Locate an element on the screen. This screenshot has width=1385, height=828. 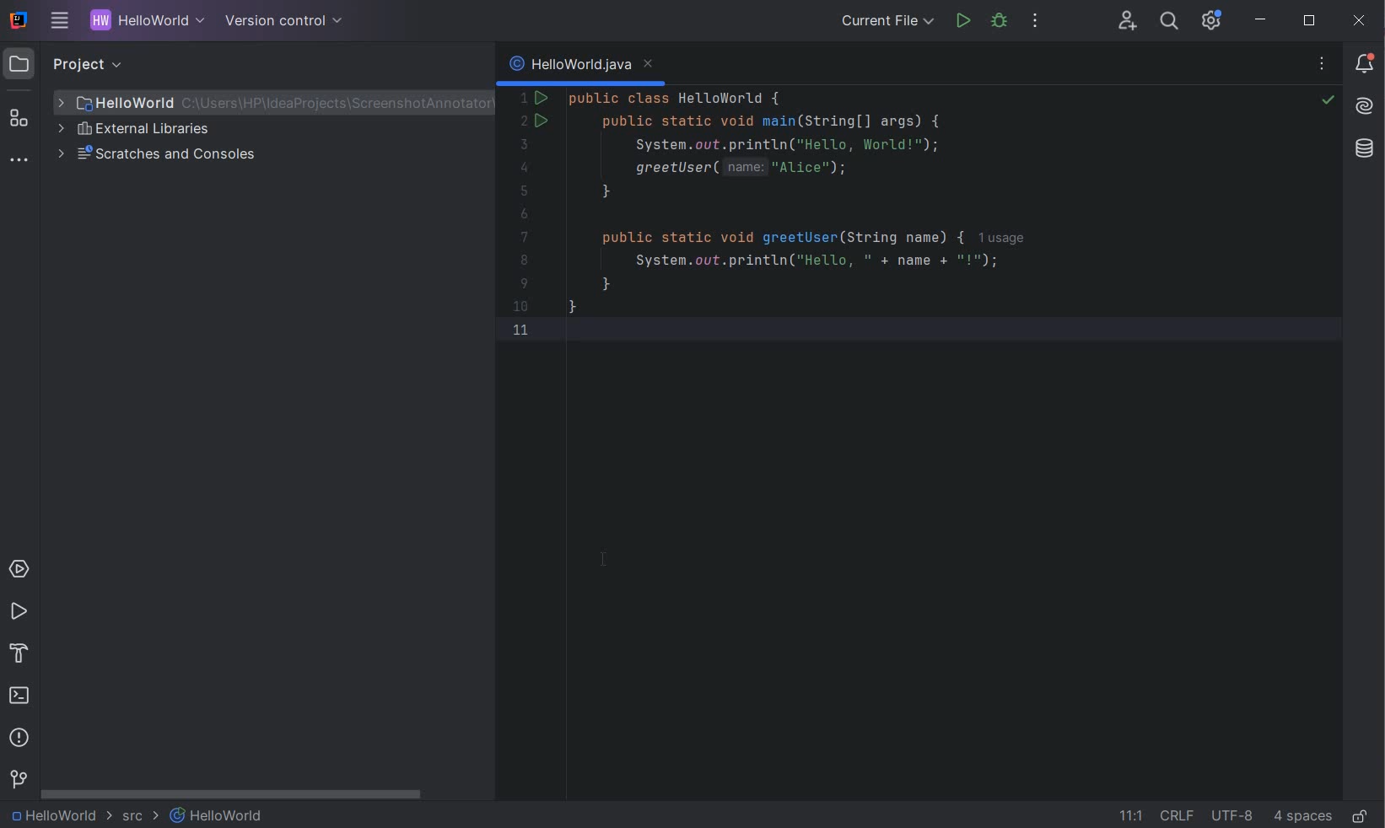
CODE WITH ME is located at coordinates (1129, 20).